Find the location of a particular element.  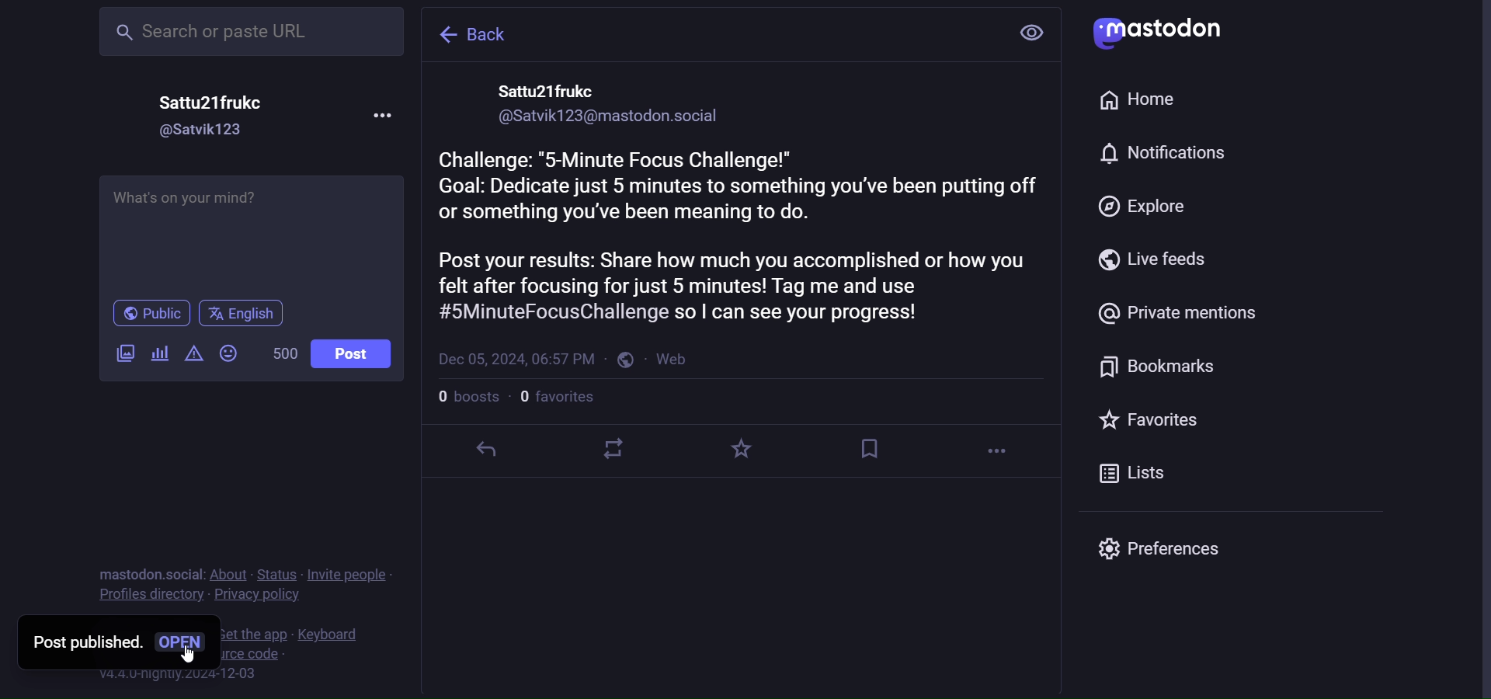

public is located at coordinates (148, 314).